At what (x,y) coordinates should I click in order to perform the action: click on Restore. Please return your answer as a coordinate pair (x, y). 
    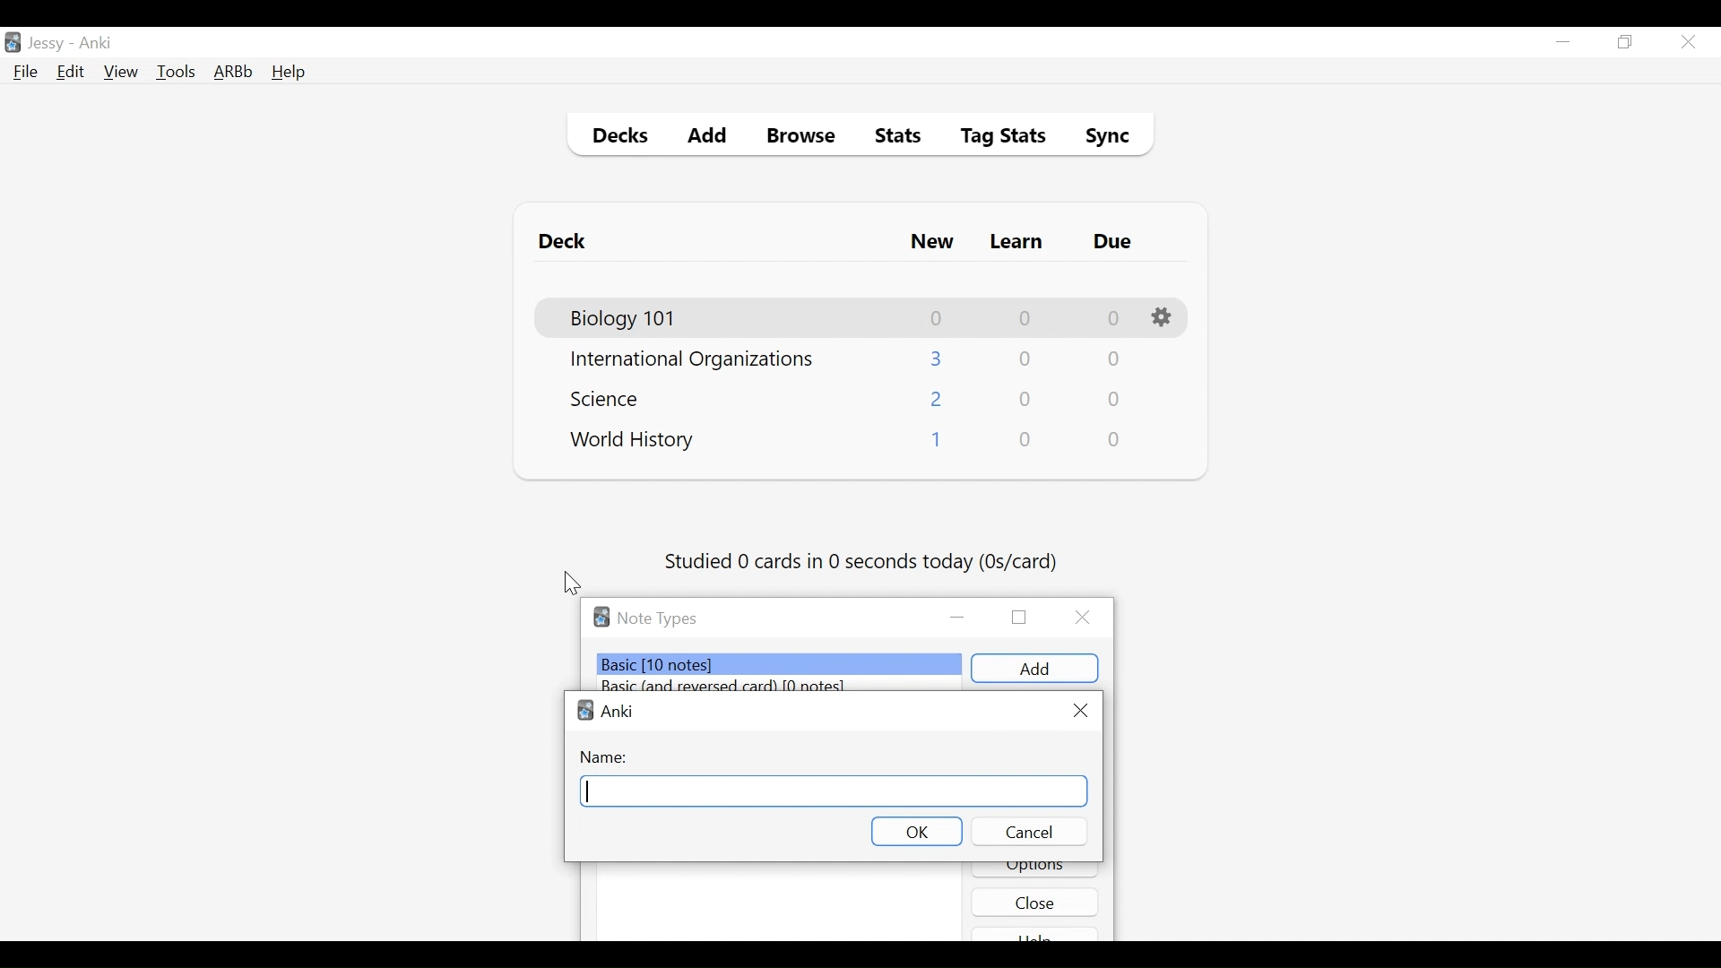
    Looking at the image, I should click on (1626, 43).